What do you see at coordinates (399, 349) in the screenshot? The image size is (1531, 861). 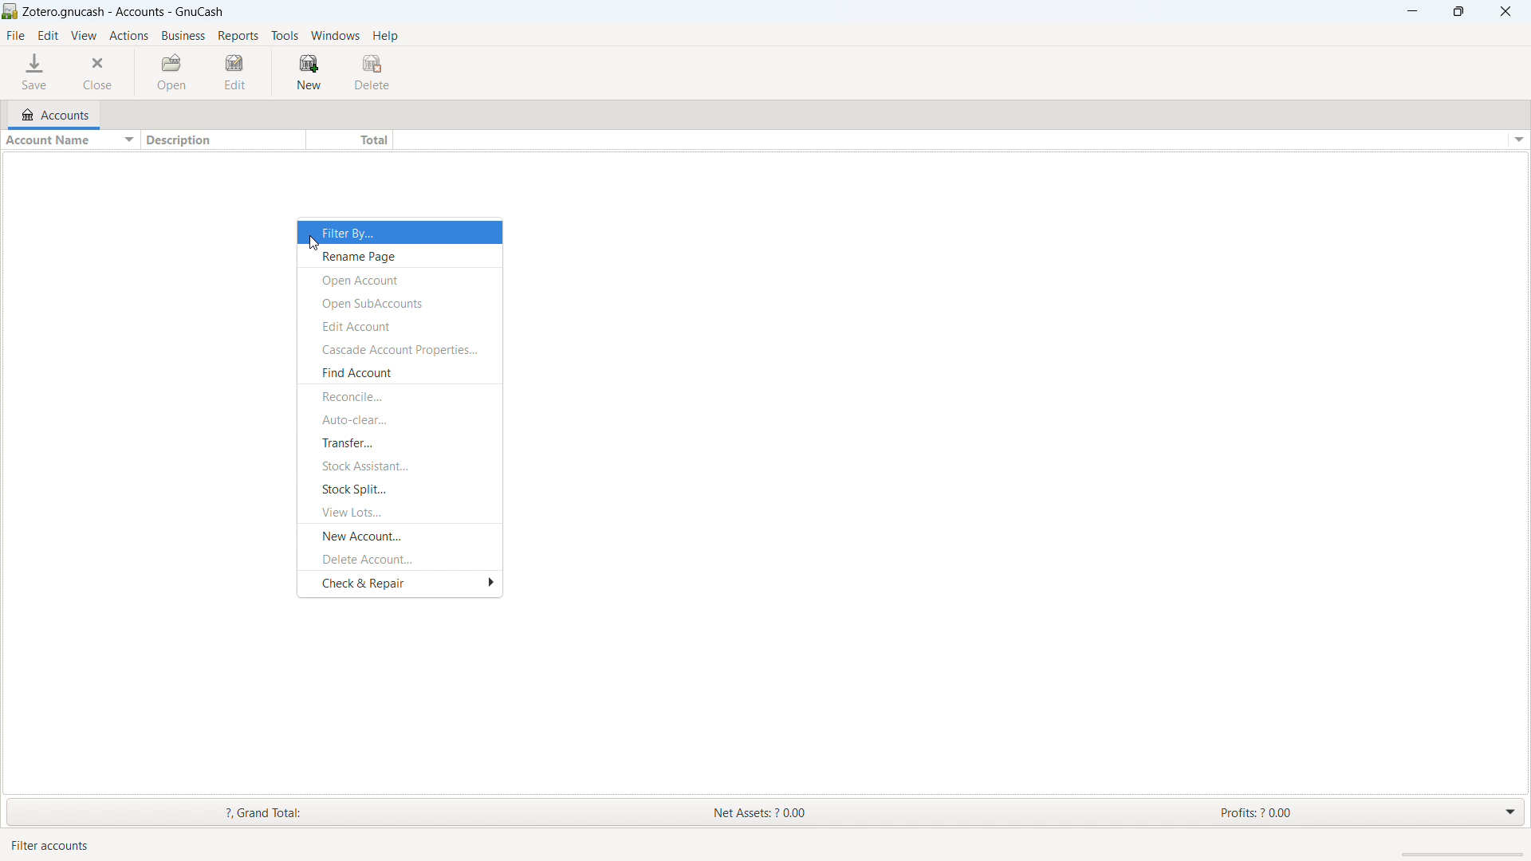 I see `cascade account properties` at bounding box center [399, 349].